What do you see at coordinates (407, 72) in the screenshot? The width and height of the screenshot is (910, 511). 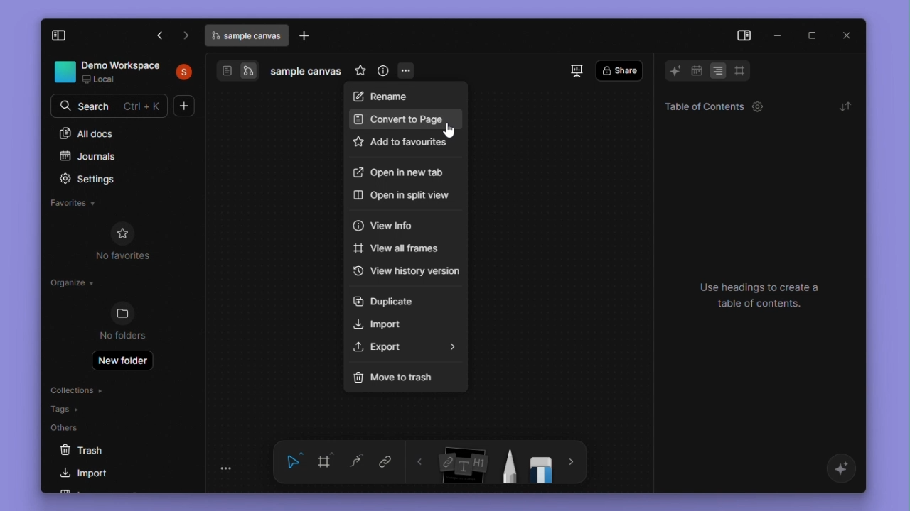 I see `more options` at bounding box center [407, 72].